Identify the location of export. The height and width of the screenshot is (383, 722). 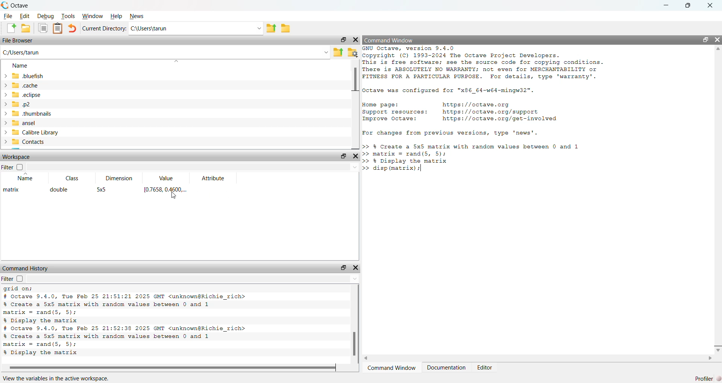
(272, 28).